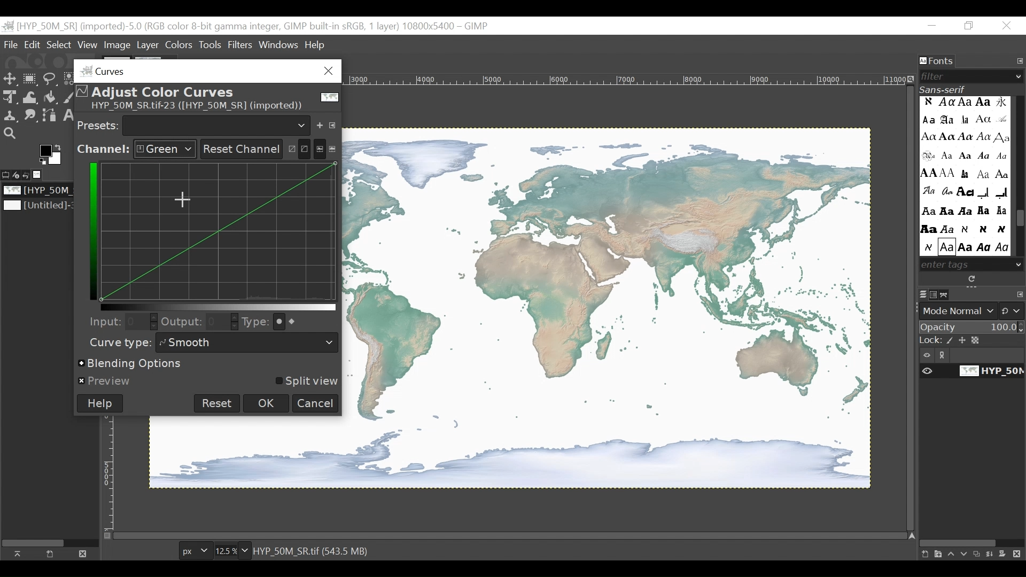  Describe the element at coordinates (316, 403) in the screenshot. I see `Cancel` at that location.